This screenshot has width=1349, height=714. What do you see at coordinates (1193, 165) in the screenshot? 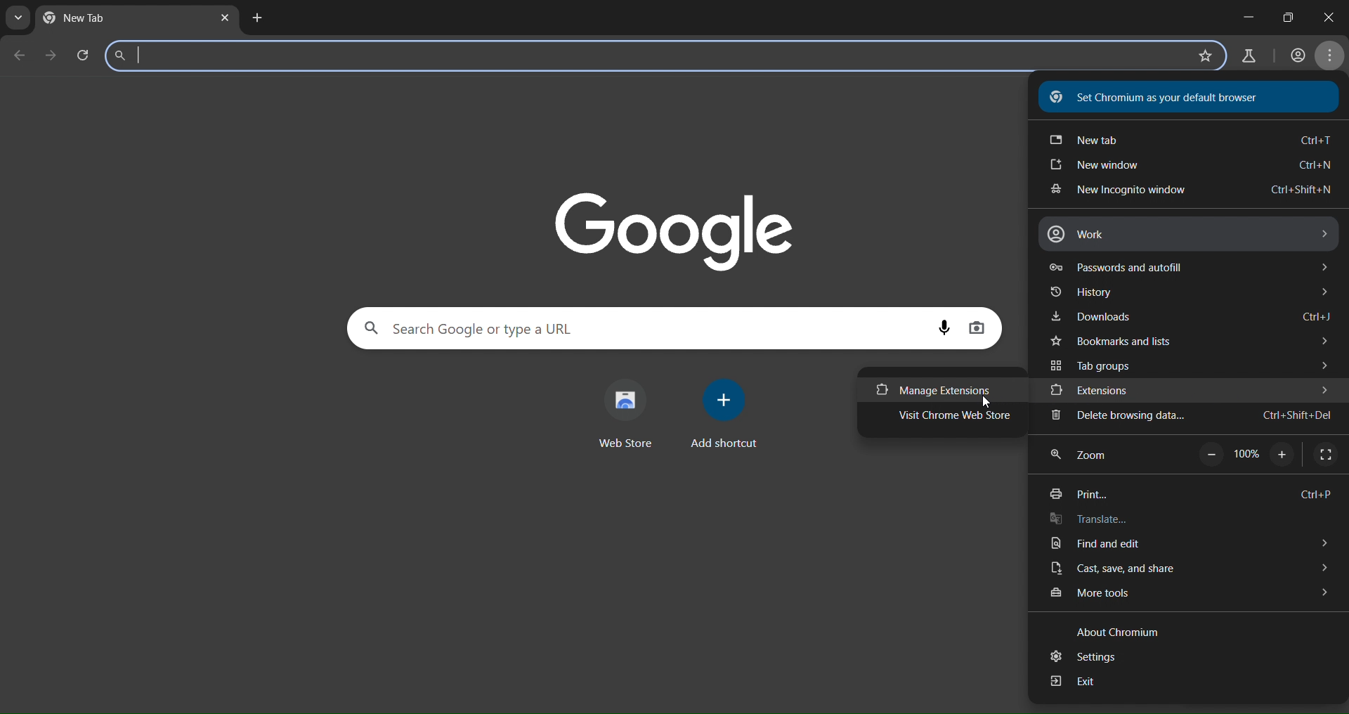
I see `new window` at bounding box center [1193, 165].